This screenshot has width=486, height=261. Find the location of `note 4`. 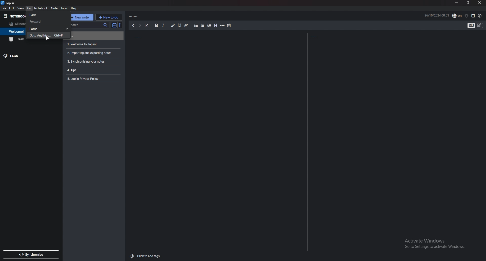

note 4 is located at coordinates (93, 62).